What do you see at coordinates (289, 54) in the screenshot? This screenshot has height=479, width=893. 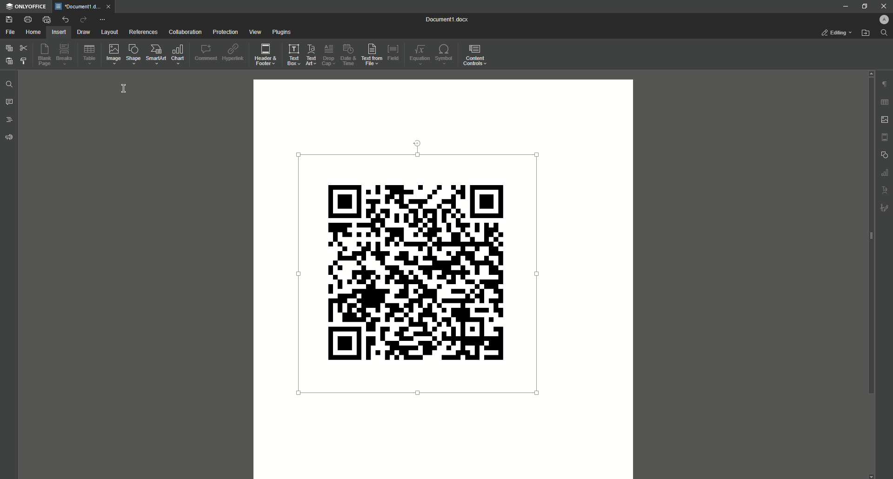 I see `Text Box` at bounding box center [289, 54].